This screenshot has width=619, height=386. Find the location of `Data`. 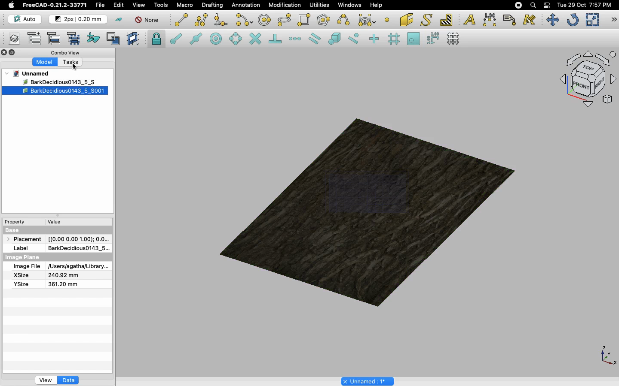

Data is located at coordinates (68, 380).